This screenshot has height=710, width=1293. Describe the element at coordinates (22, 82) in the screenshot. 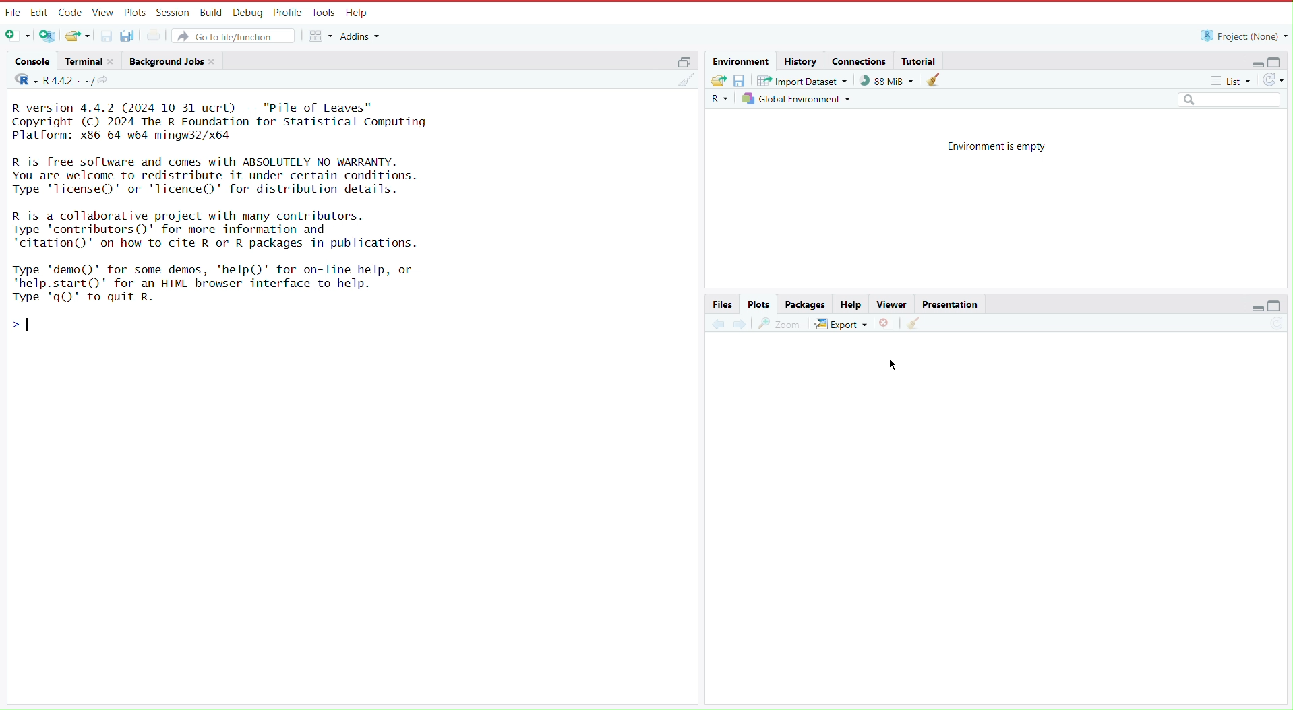

I see `R` at that location.